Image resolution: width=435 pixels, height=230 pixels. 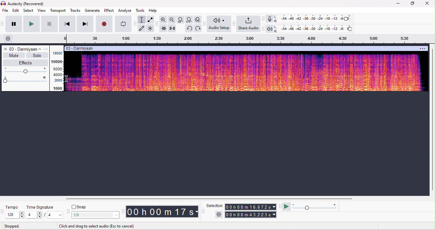 I want to click on record meter , so click(x=269, y=19).